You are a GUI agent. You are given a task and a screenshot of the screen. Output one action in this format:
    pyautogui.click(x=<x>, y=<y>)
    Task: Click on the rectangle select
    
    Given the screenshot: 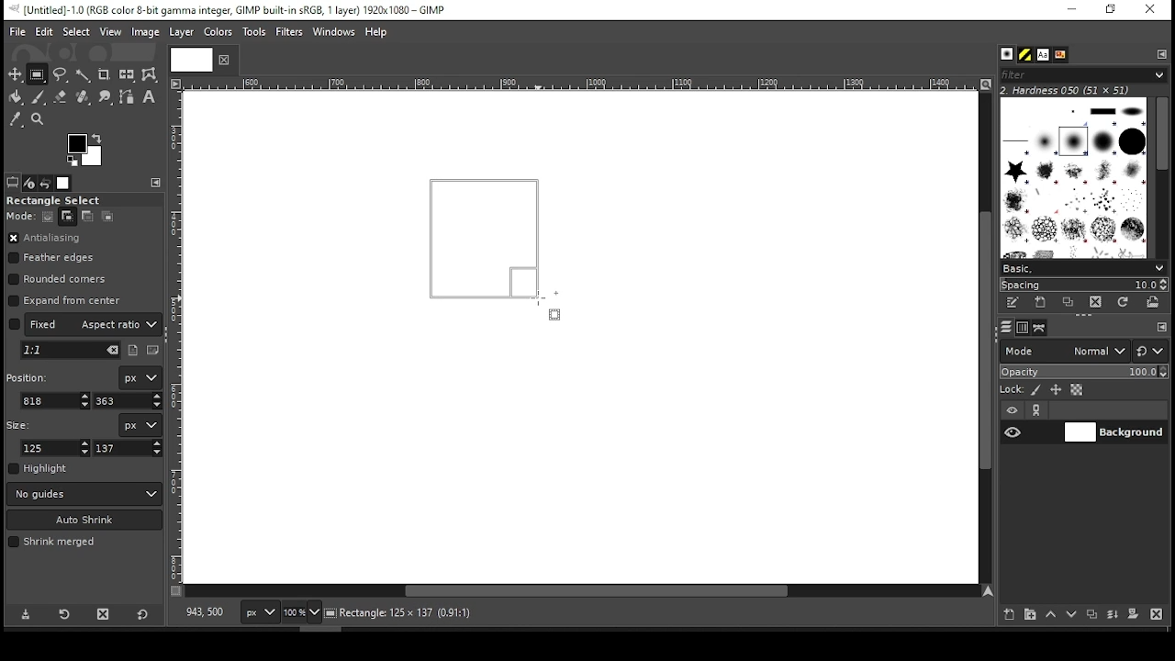 What is the action you would take?
    pyautogui.click(x=69, y=200)
    